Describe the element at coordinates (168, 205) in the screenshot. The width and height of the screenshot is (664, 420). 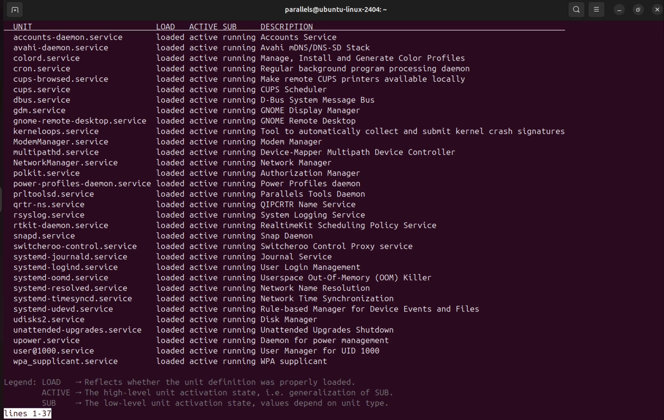
I see `loaded` at that location.